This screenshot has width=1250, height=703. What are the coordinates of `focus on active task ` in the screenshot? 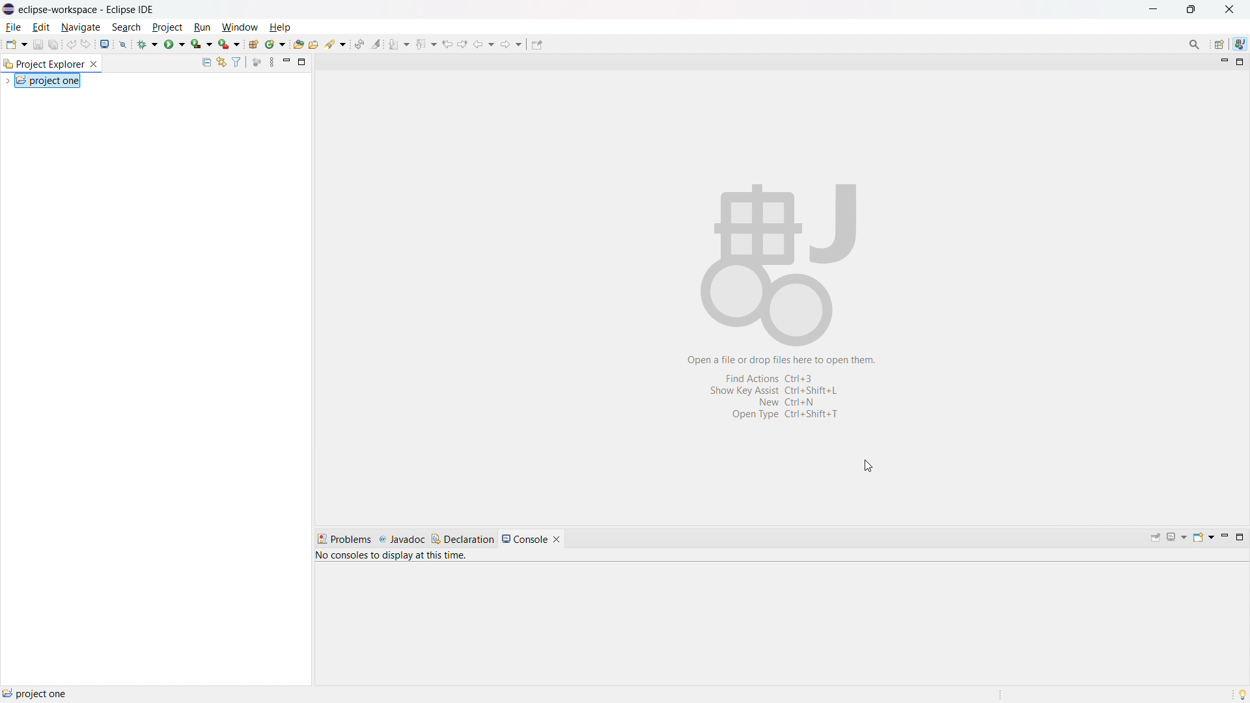 It's located at (257, 62).